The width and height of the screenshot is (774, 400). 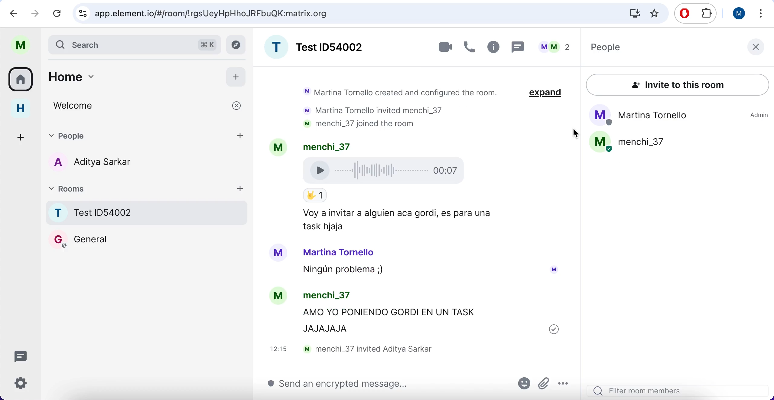 What do you see at coordinates (679, 144) in the screenshot?
I see `People` at bounding box center [679, 144].